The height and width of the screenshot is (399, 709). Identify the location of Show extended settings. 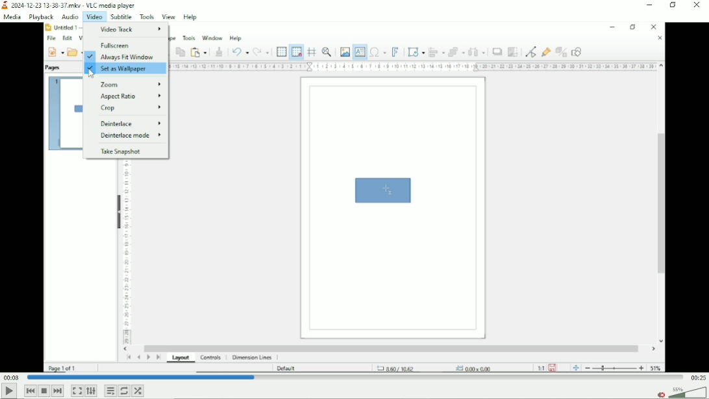
(92, 391).